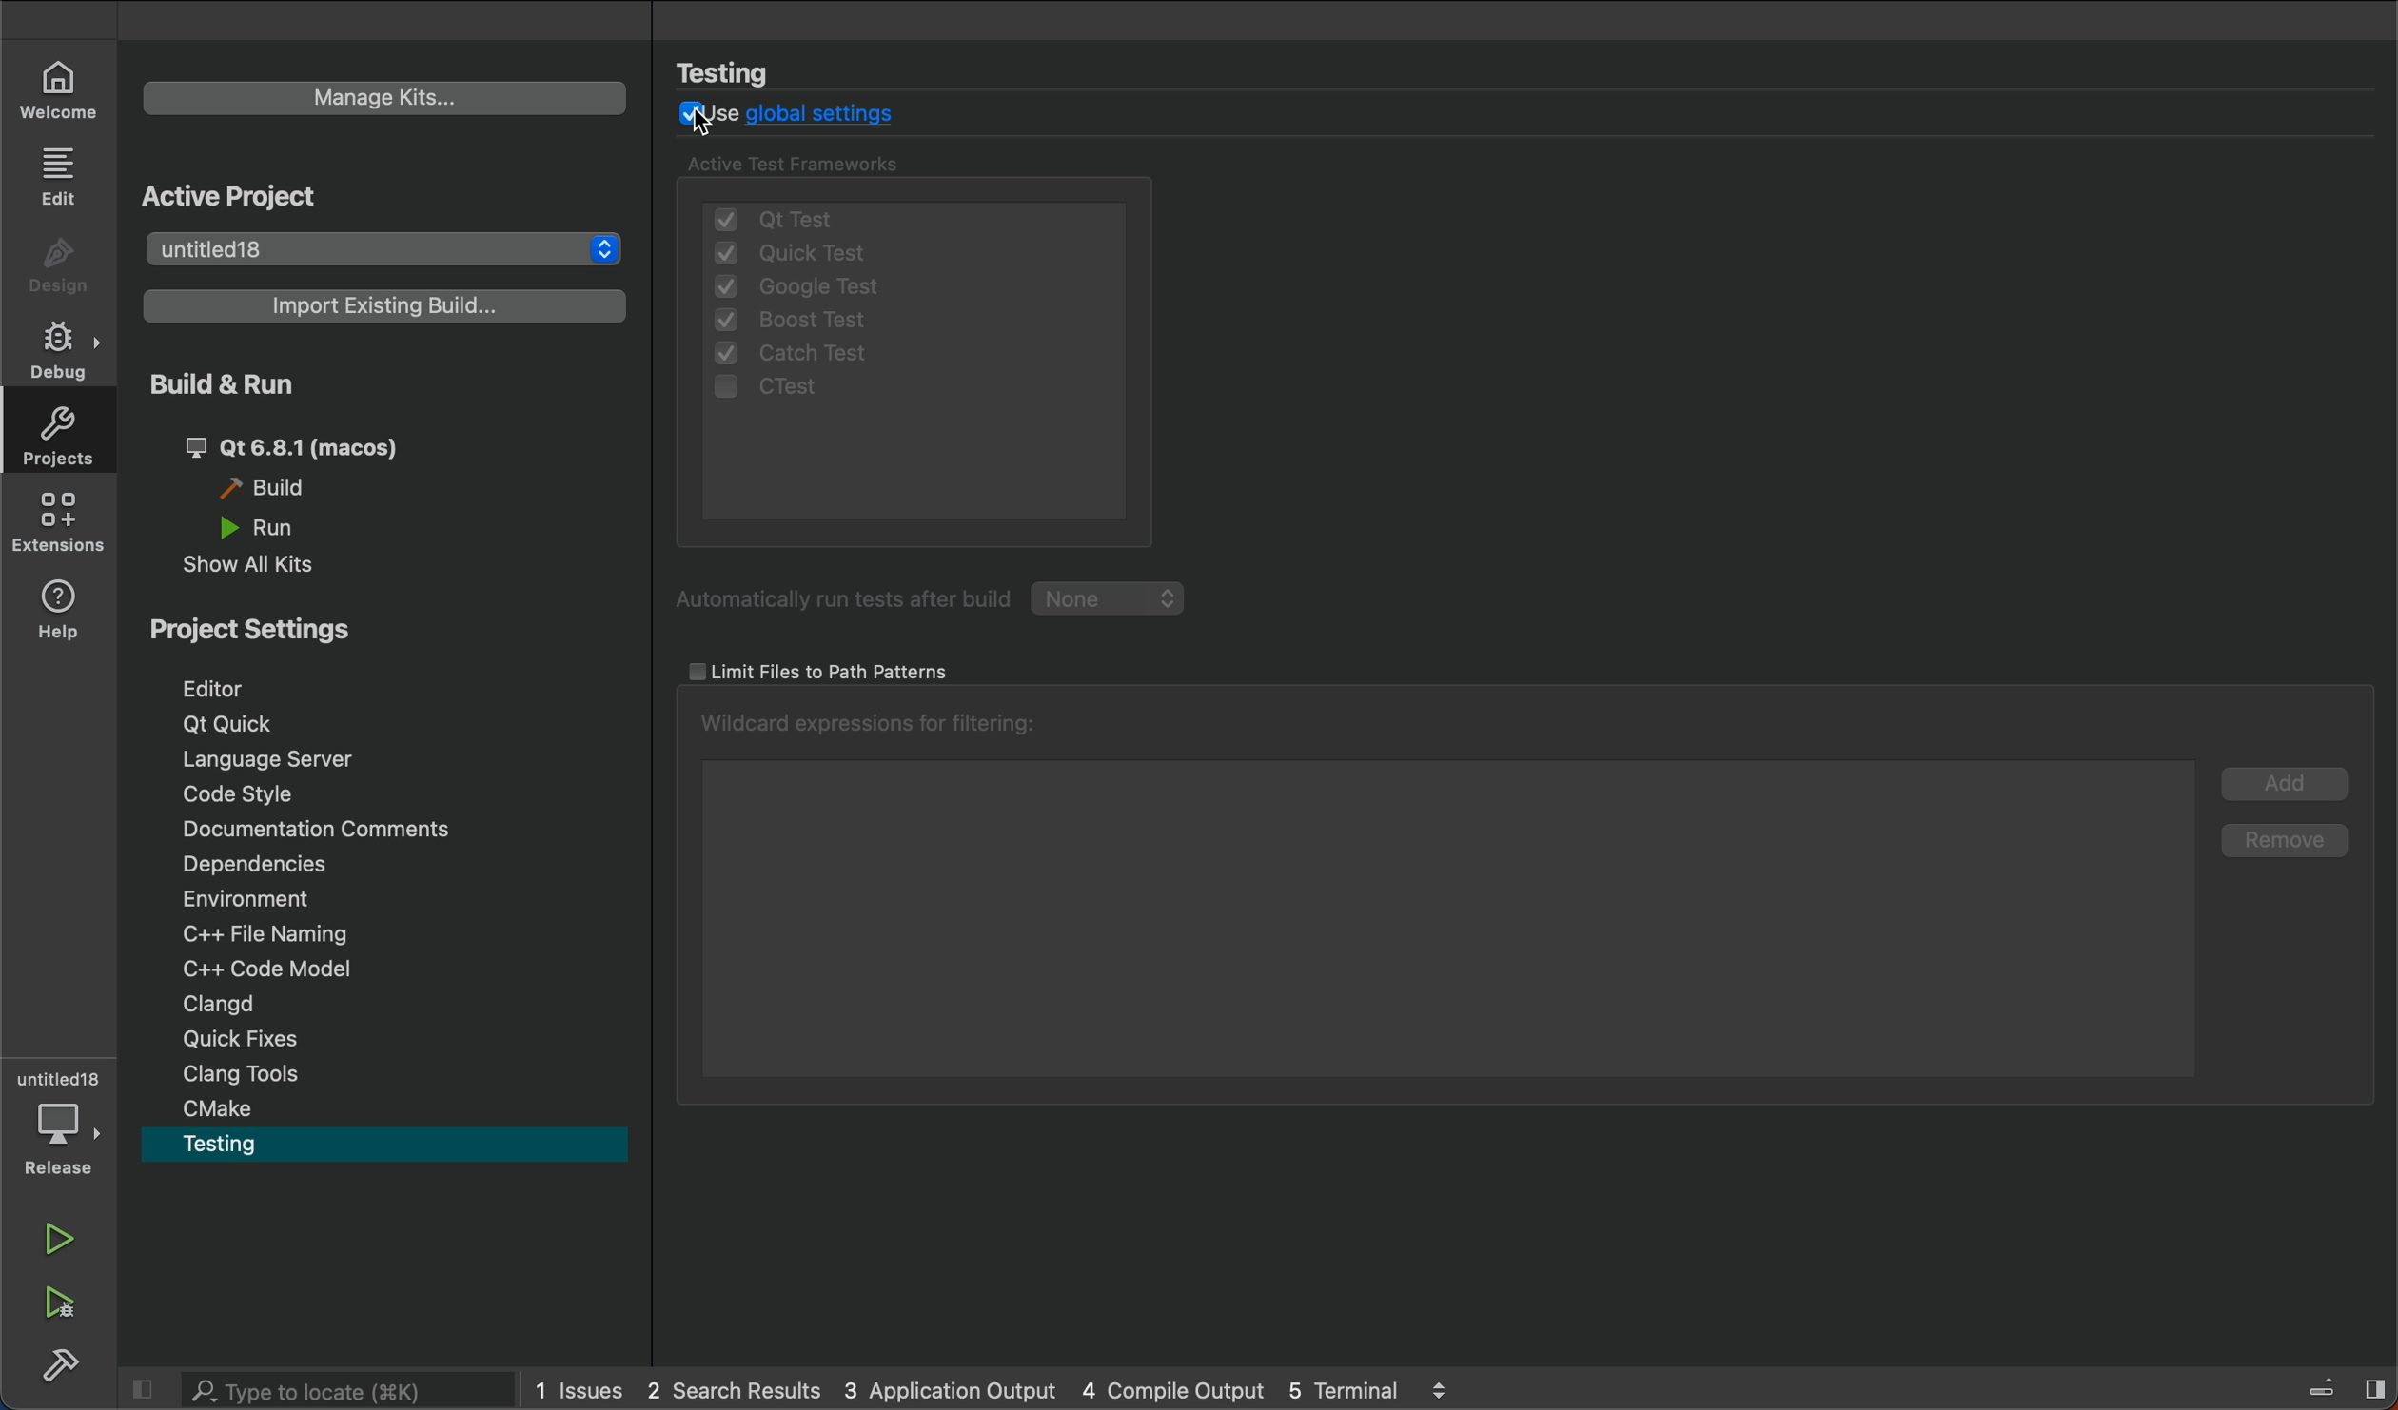  I want to click on wilcard list, so click(1446, 916).